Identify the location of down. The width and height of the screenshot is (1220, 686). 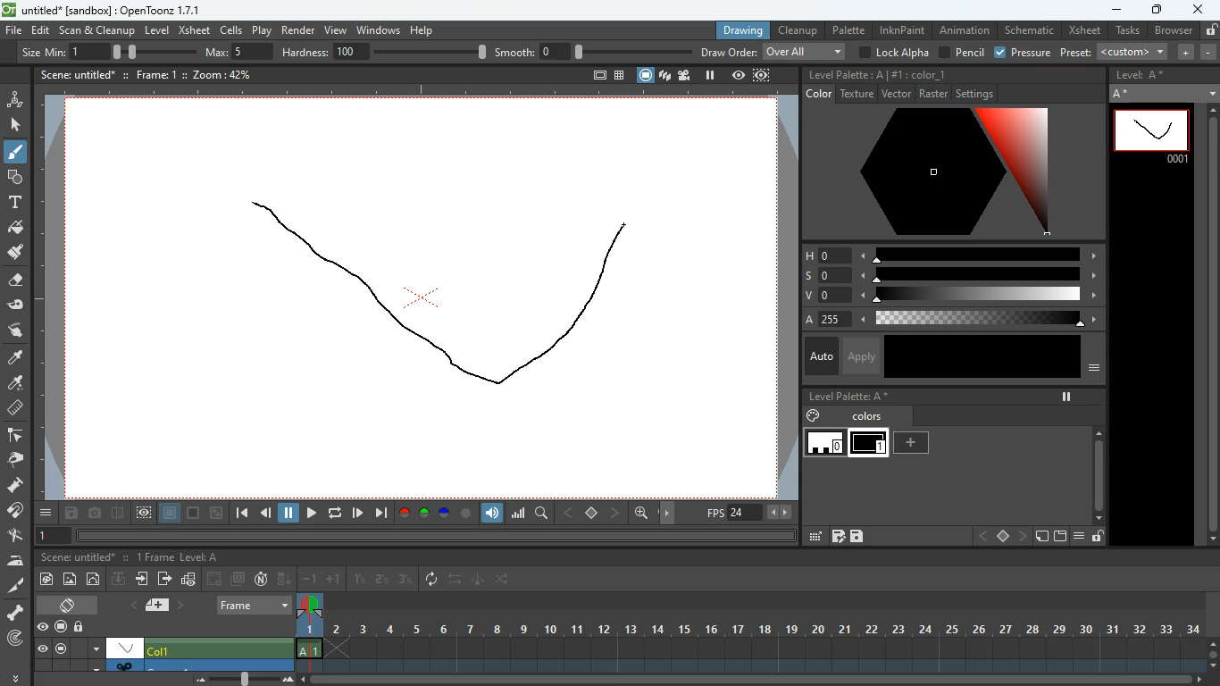
(119, 578).